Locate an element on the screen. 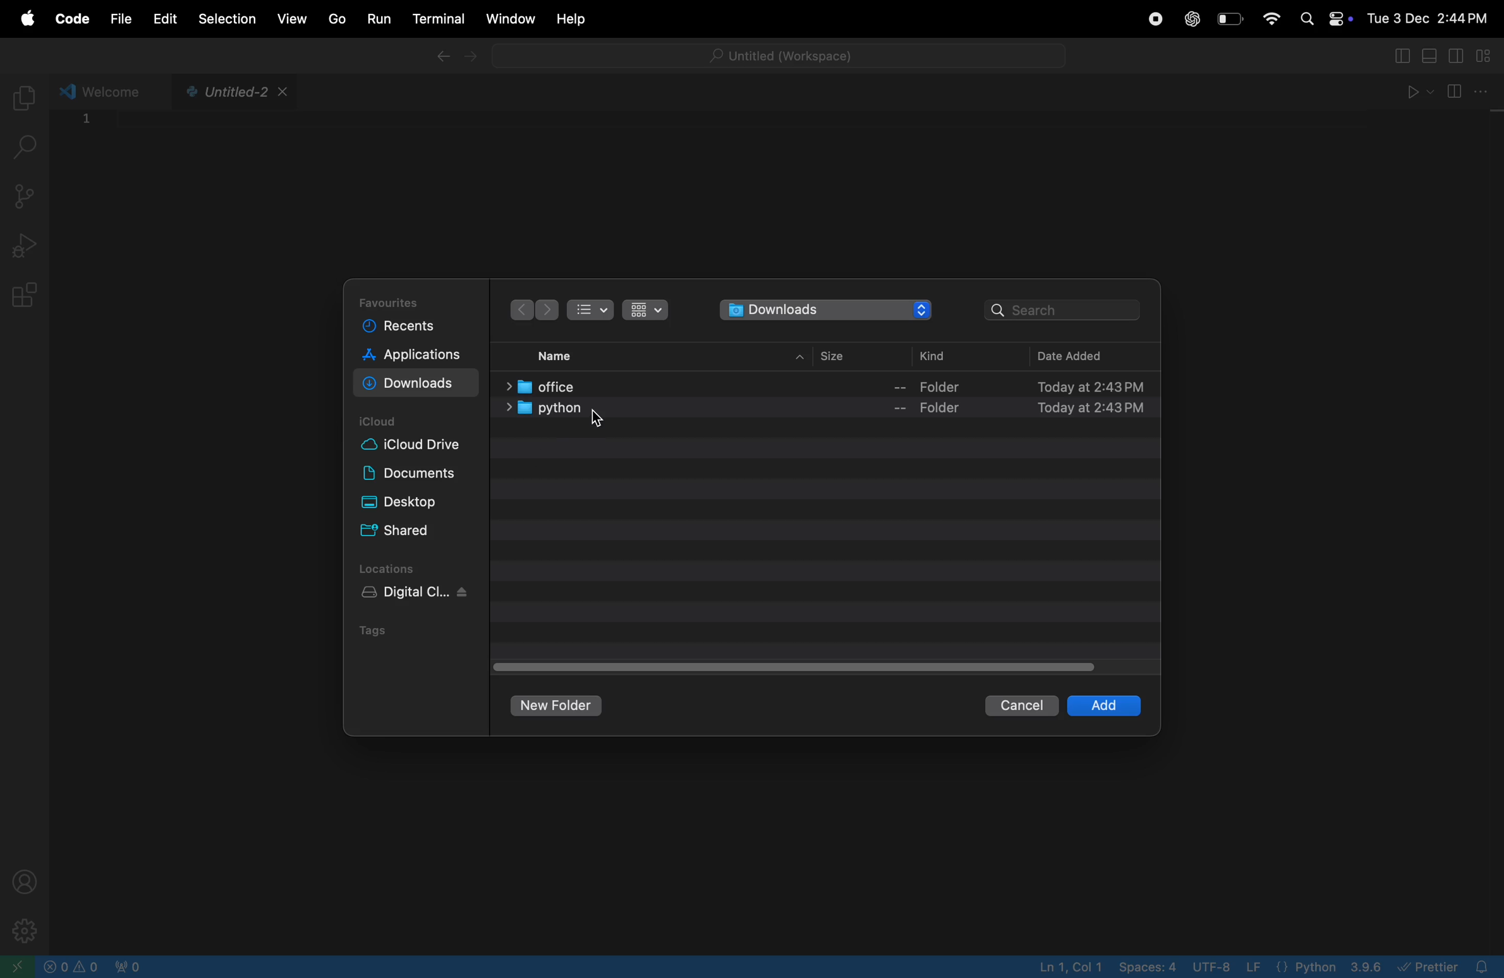  locations is located at coordinates (398, 570).